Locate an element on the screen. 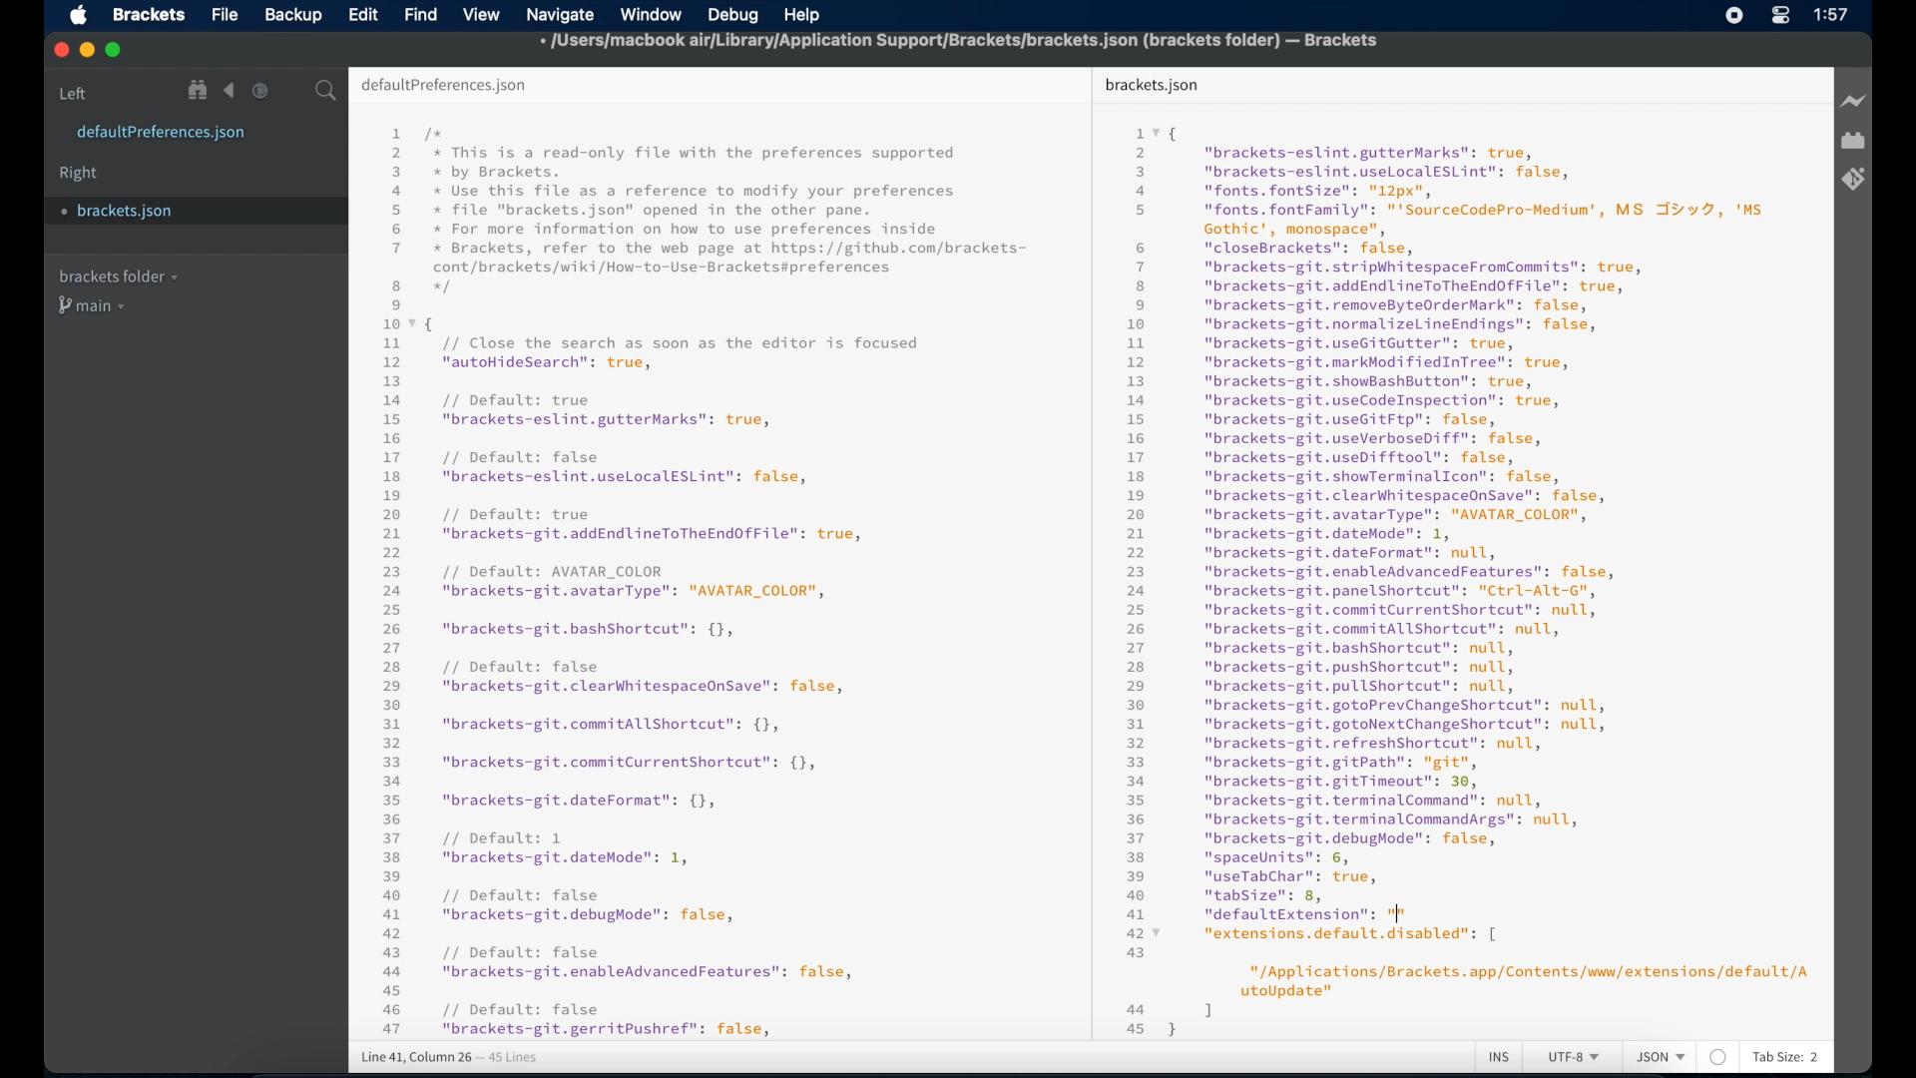 This screenshot has width=1916, height=1078. file is located at coordinates (225, 15).